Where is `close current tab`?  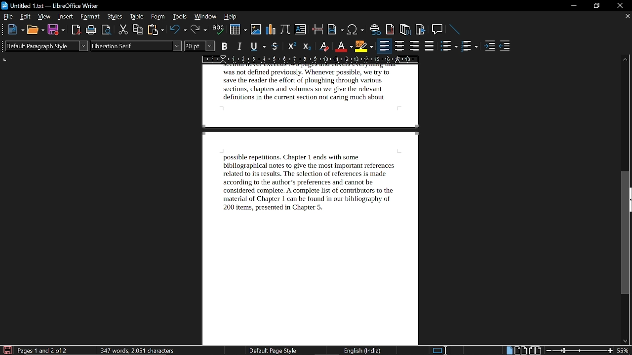
close current tab is located at coordinates (627, 17).